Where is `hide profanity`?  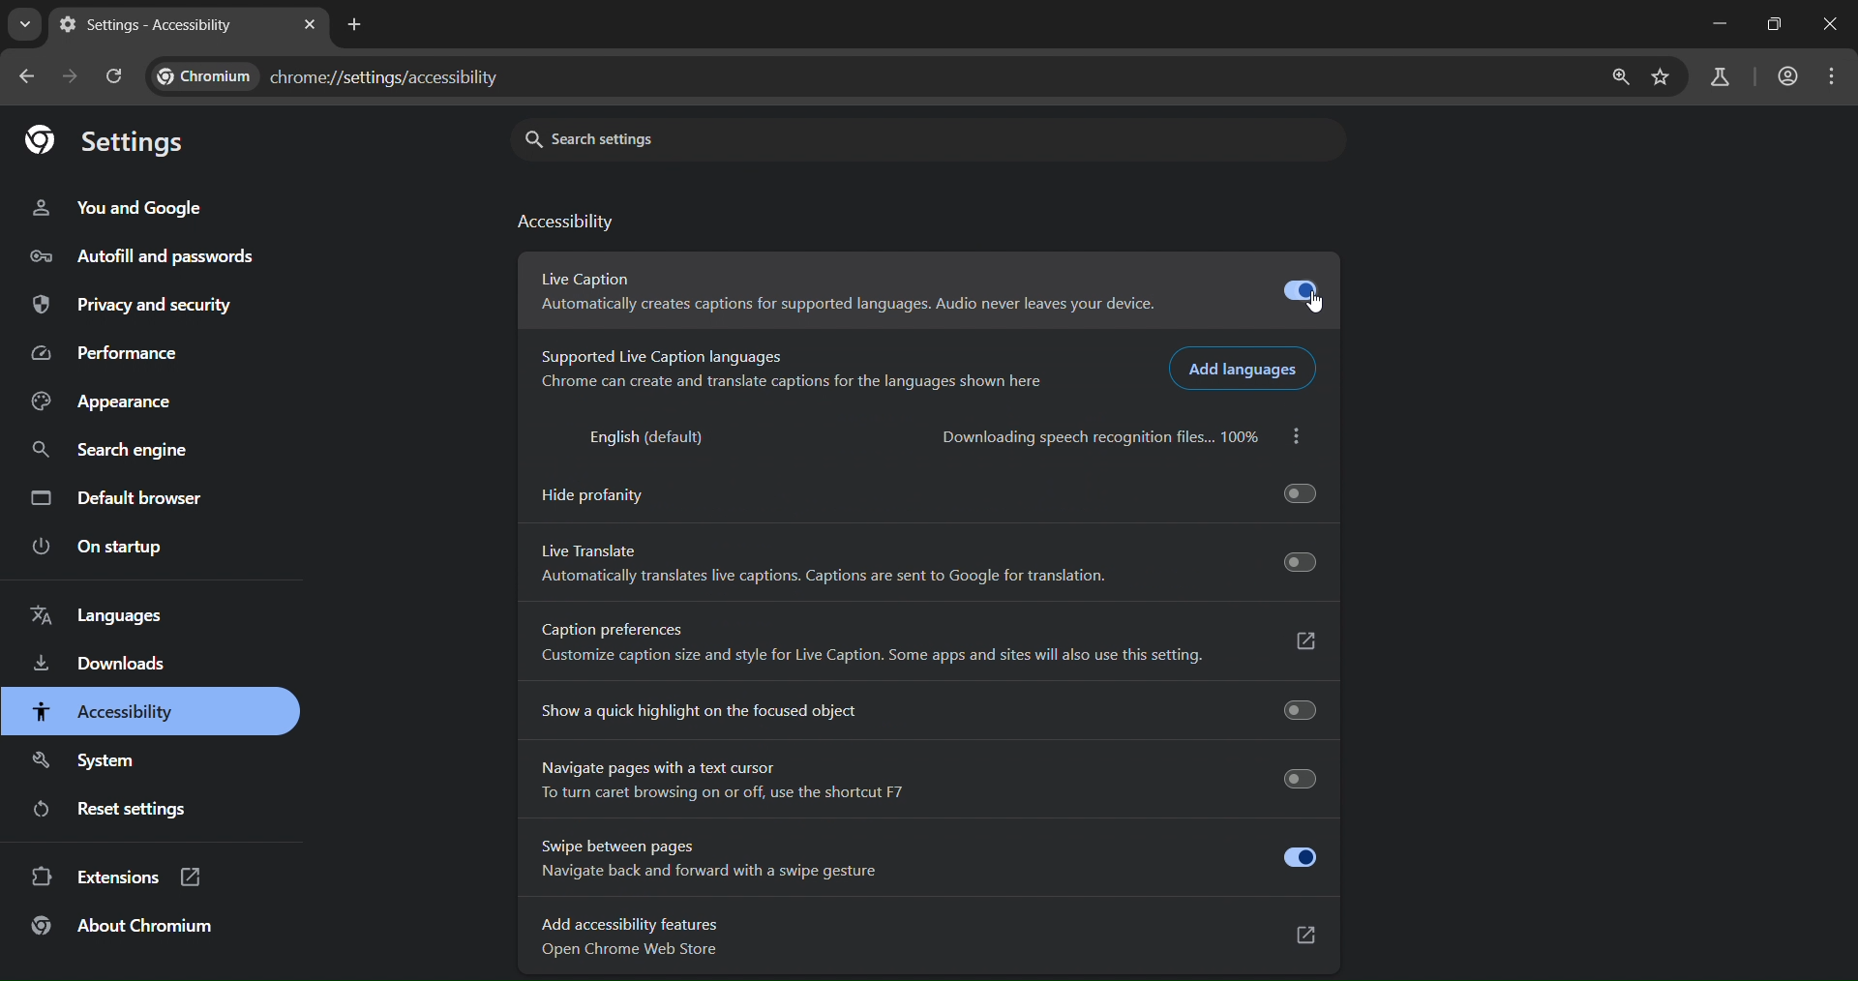
hide profanity is located at coordinates (934, 497).